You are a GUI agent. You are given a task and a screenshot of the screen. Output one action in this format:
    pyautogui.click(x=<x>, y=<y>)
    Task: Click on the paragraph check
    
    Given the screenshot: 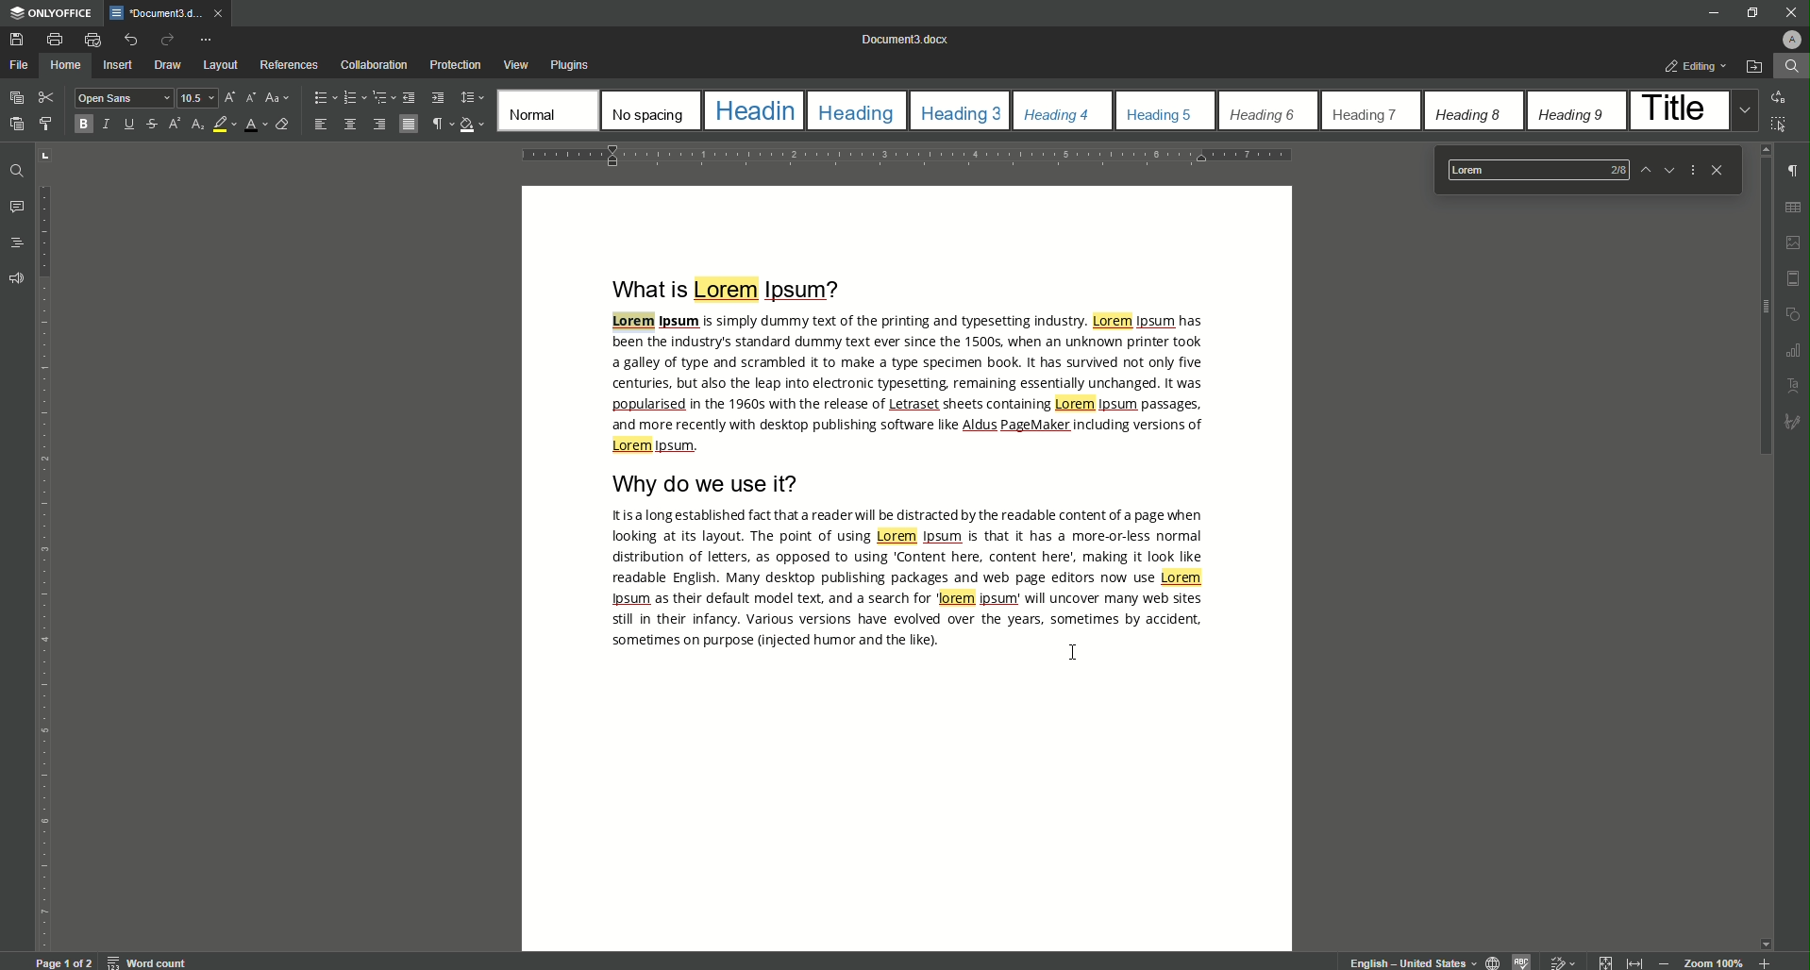 What is the action you would take?
    pyautogui.click(x=1798, y=166)
    